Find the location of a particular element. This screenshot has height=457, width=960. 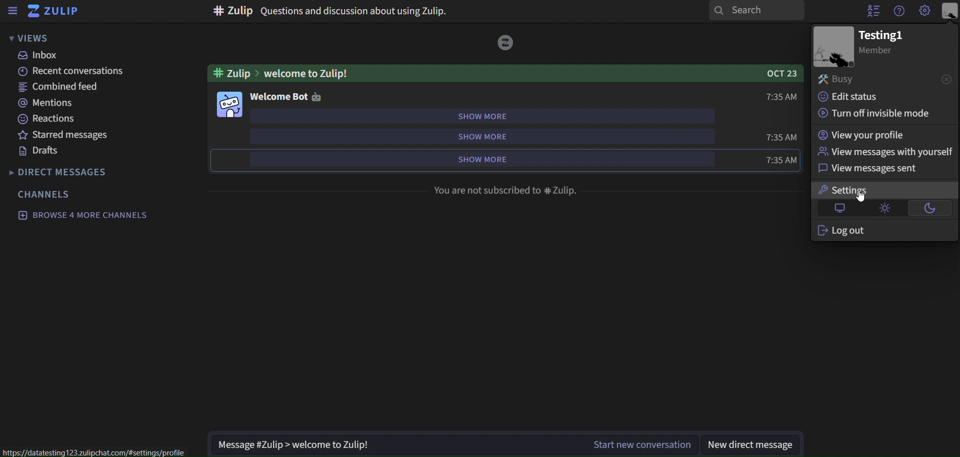

default theme is located at coordinates (840, 207).